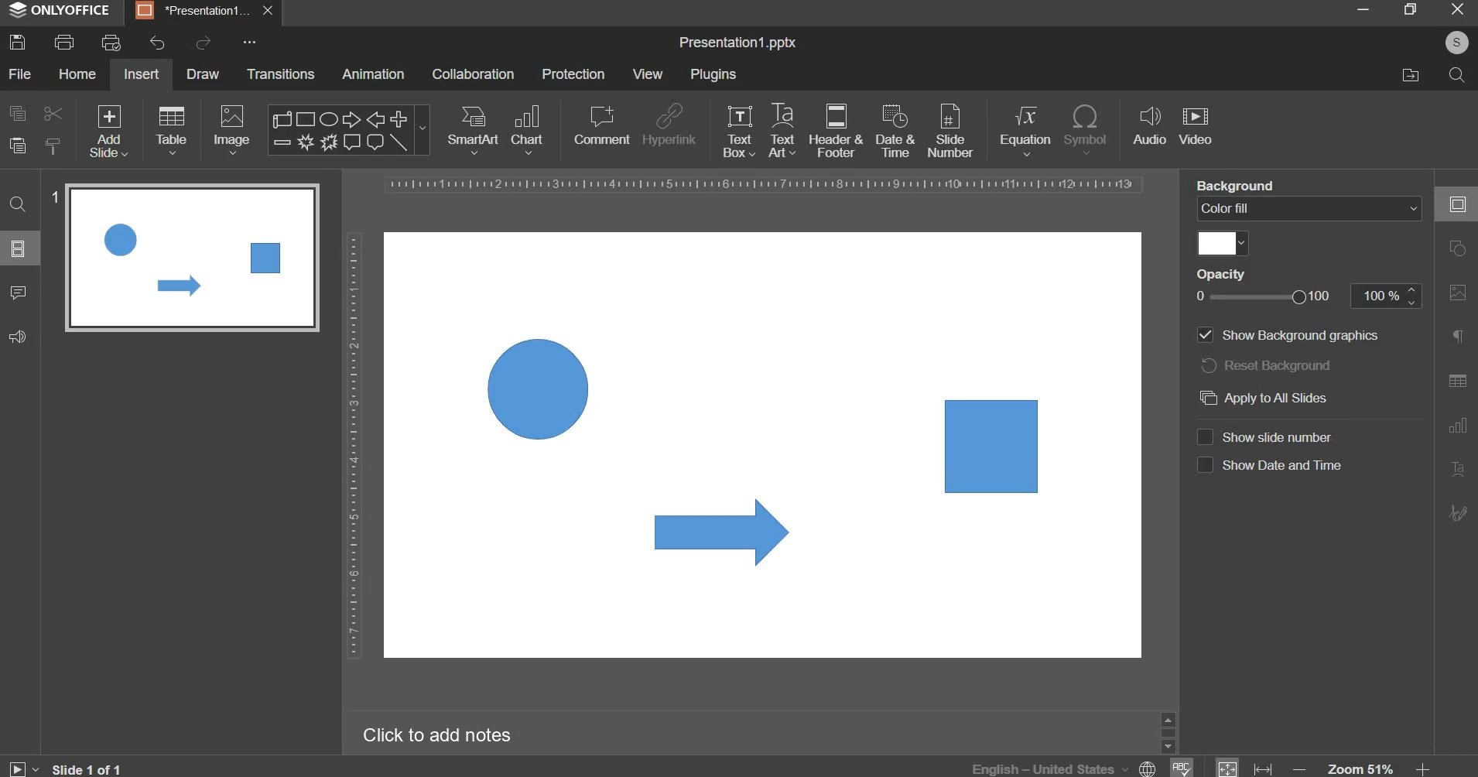  I want to click on paste, so click(18, 146).